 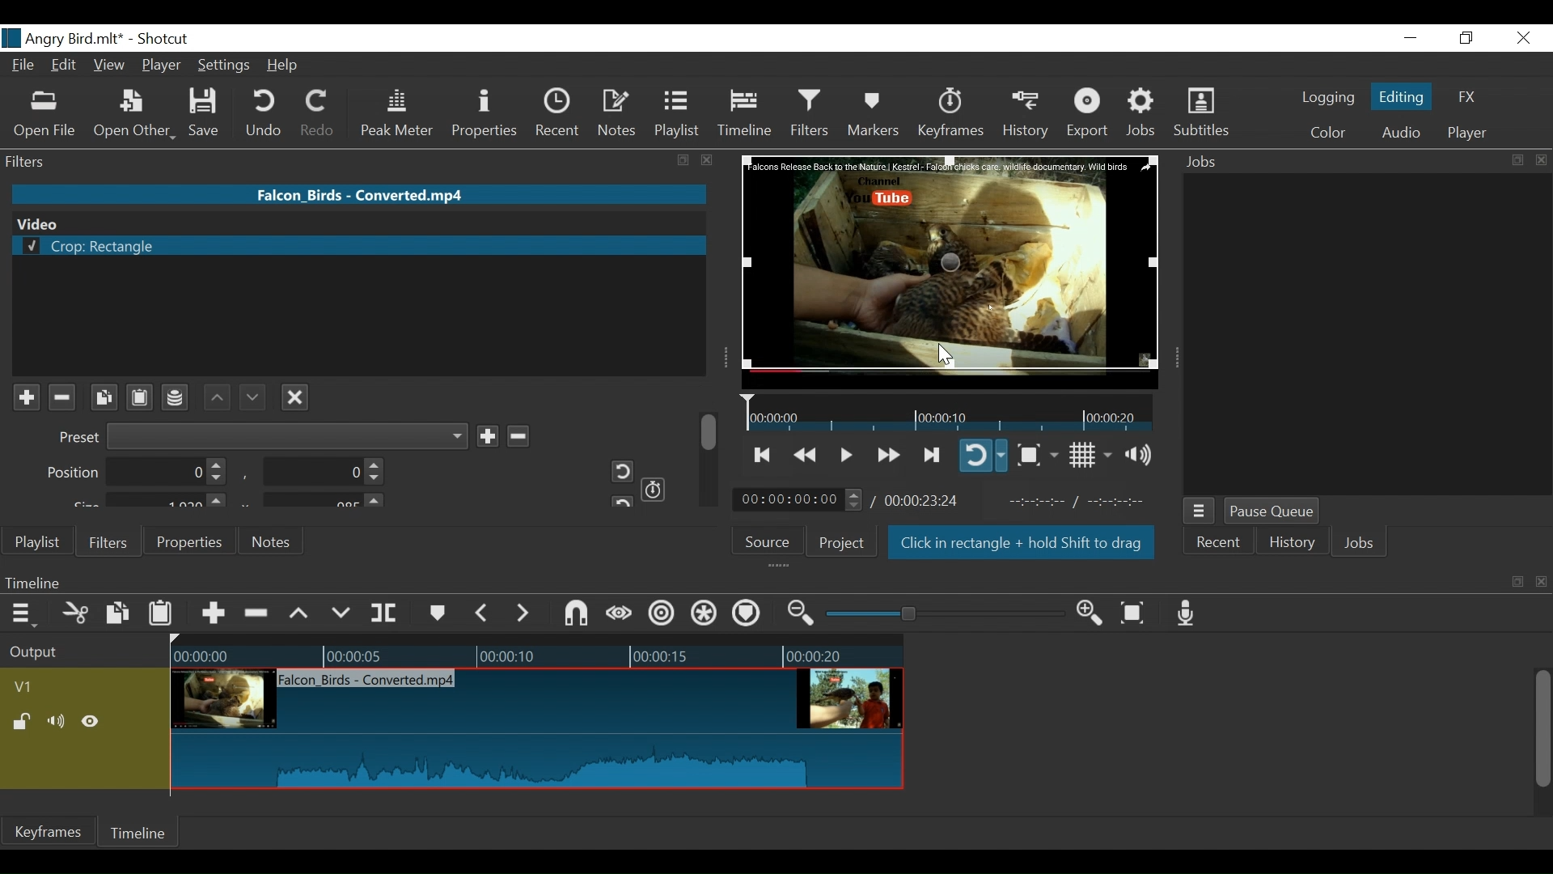 What do you see at coordinates (384, 613) in the screenshot?
I see `Split at playhead` at bounding box center [384, 613].